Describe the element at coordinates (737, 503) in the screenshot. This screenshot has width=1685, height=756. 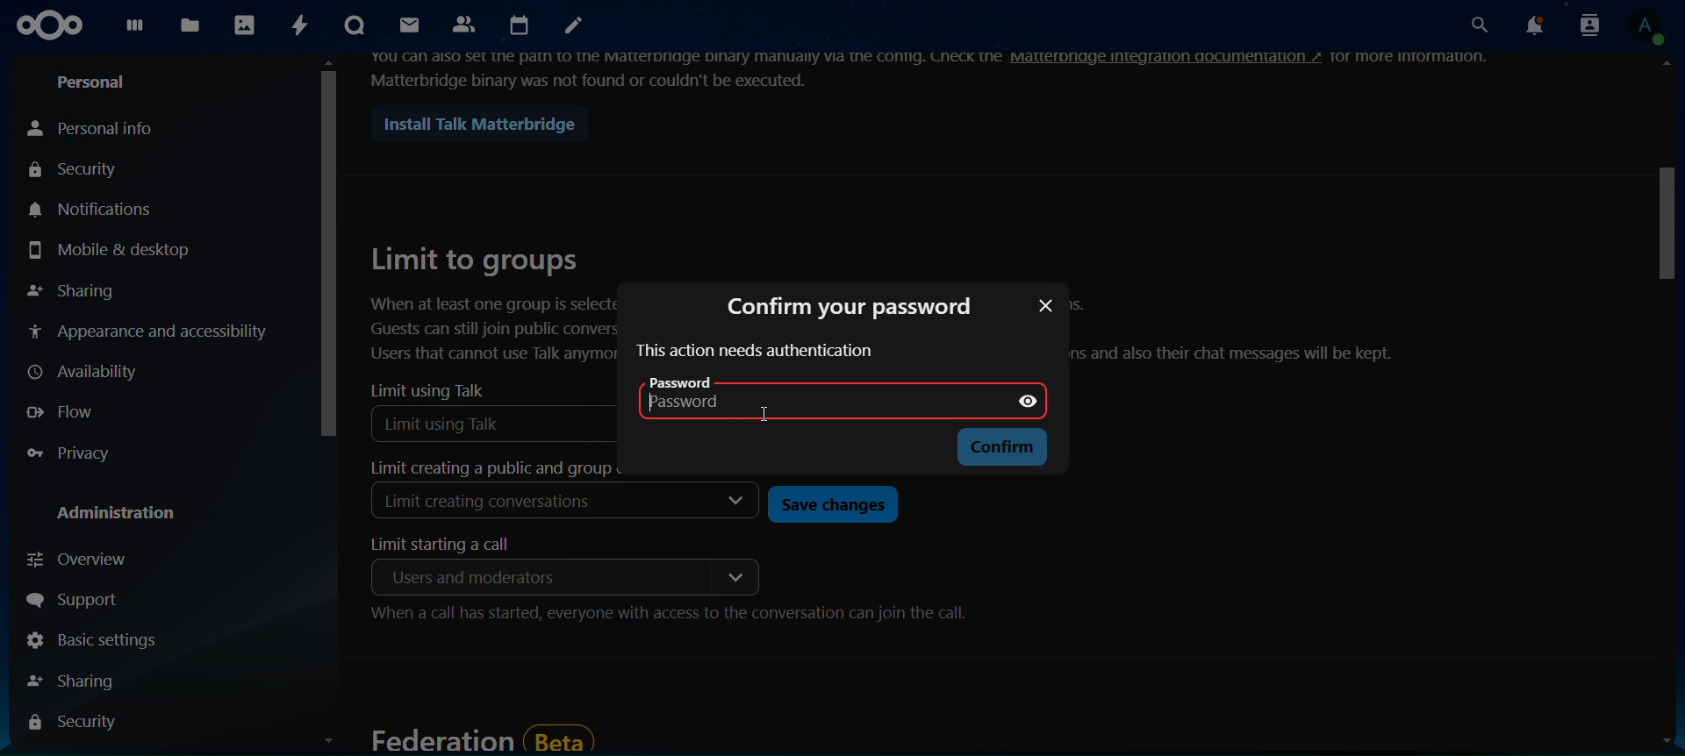
I see `dropdown` at that location.